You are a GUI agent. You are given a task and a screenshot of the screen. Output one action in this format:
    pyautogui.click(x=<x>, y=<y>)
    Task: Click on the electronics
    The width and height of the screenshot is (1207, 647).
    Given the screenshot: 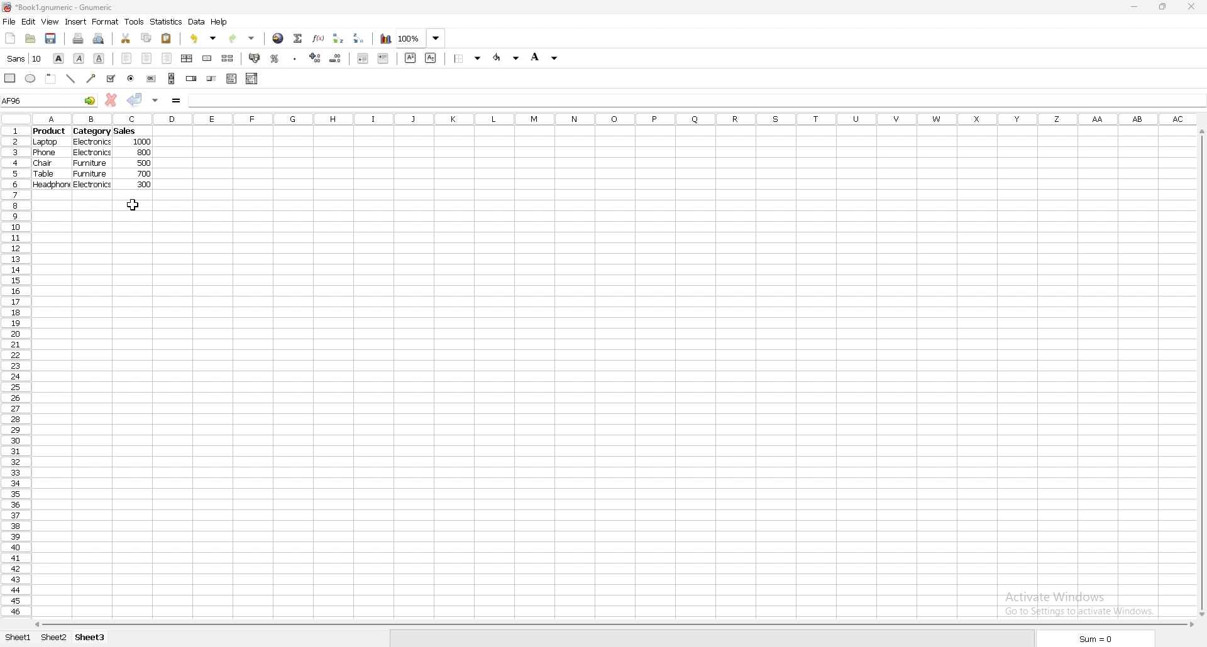 What is the action you would take?
    pyautogui.click(x=93, y=186)
    